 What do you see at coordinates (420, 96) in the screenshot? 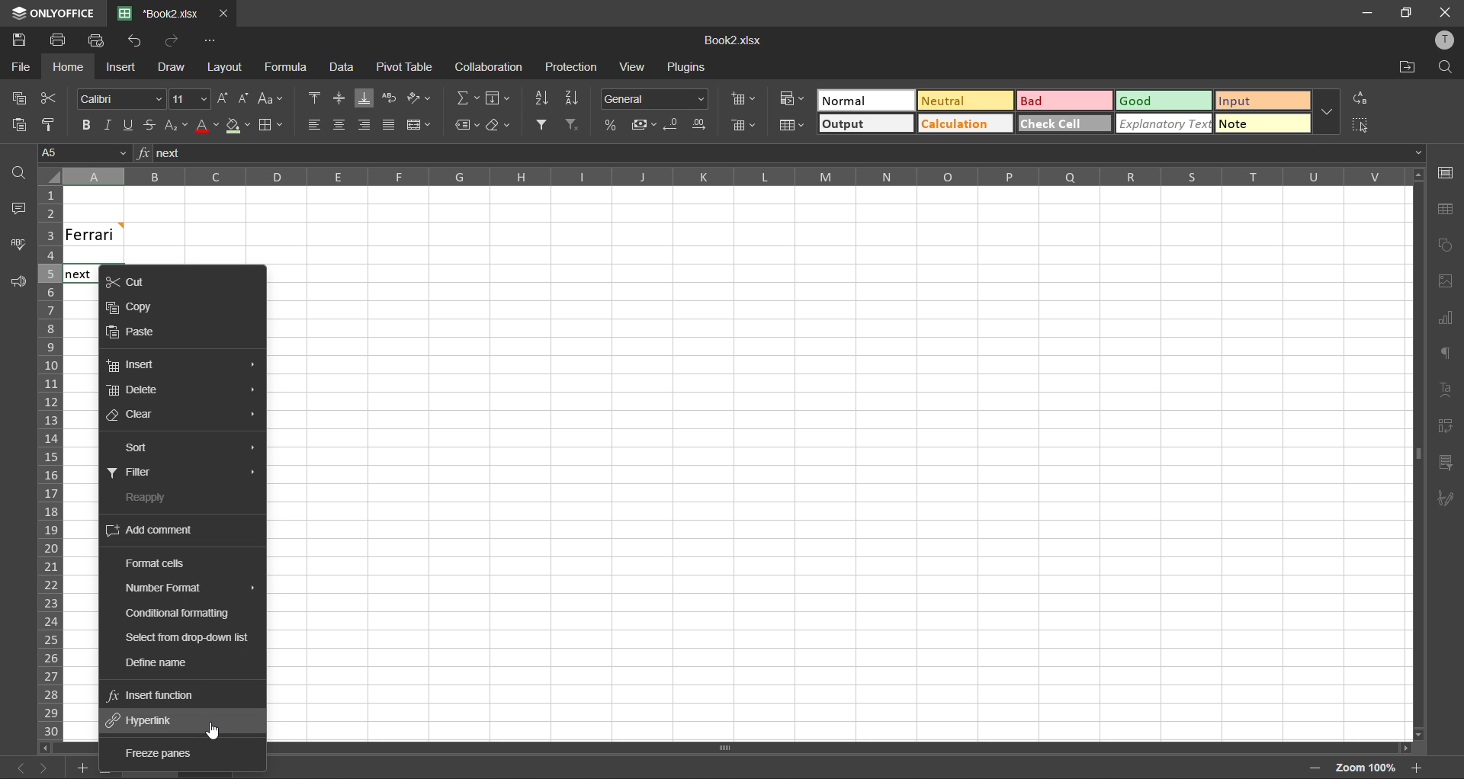
I see `orientation` at bounding box center [420, 96].